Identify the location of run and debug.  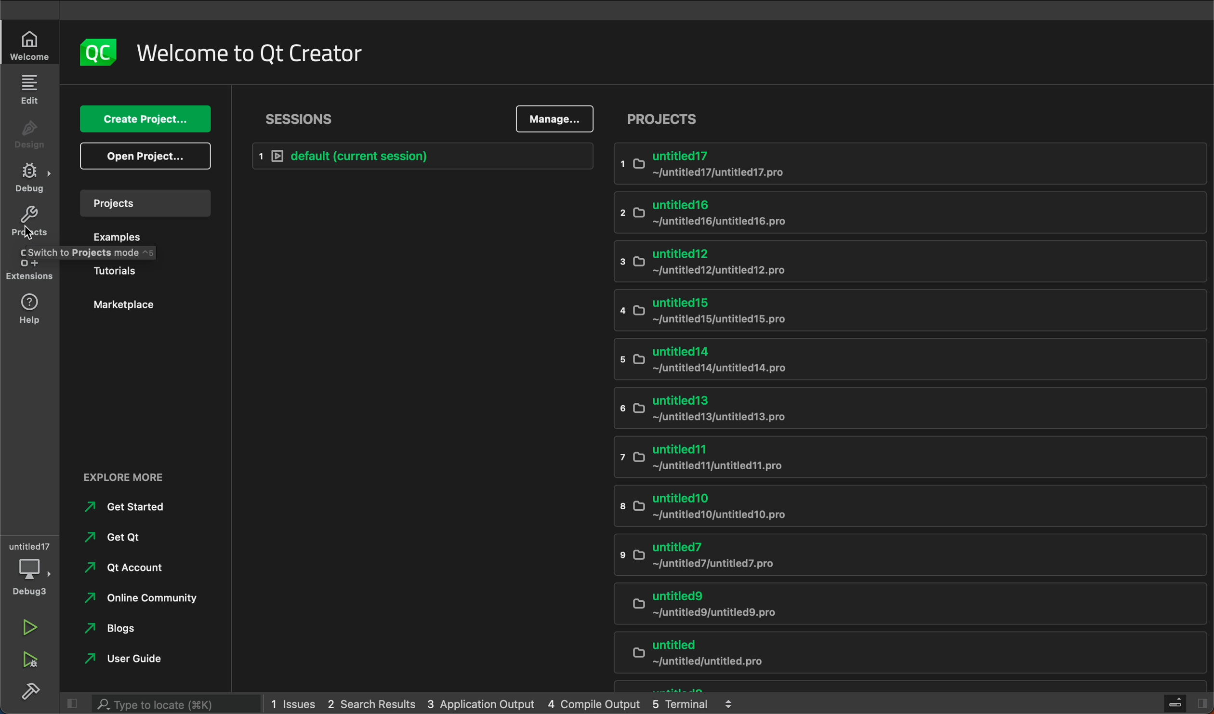
(32, 662).